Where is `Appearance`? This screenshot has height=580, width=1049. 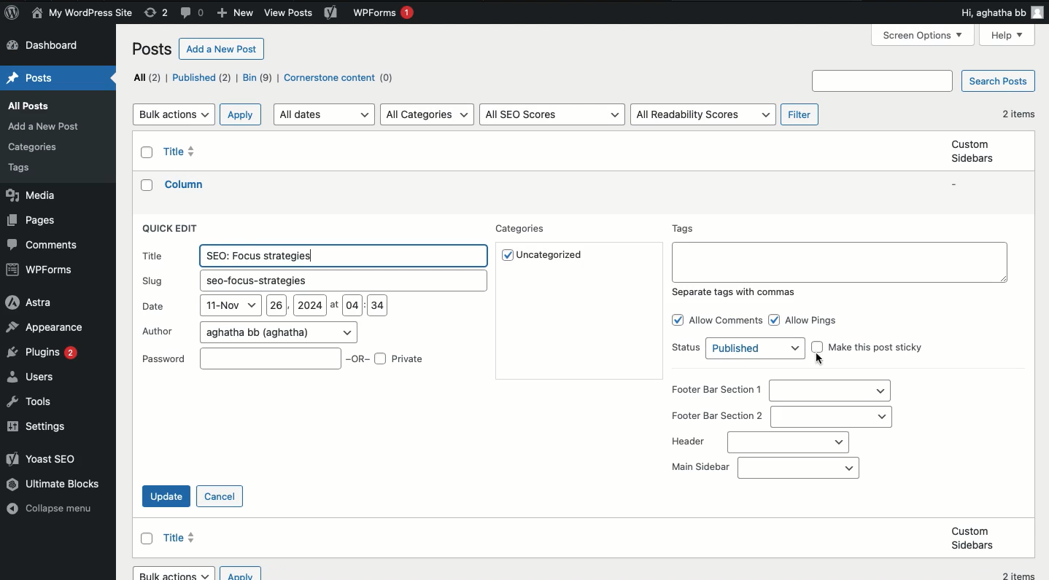
Appearance is located at coordinates (44, 328).